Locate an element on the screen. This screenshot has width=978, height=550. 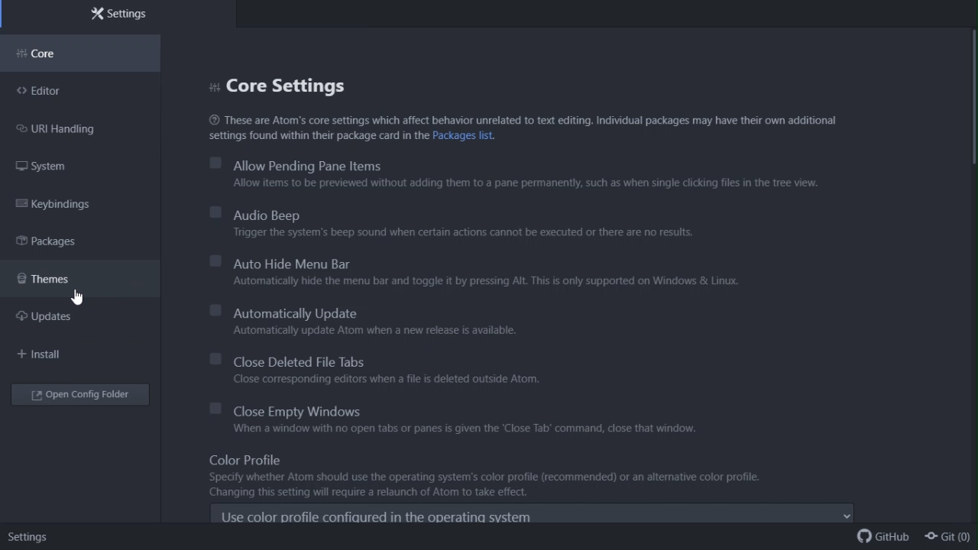
auto hide menu bar is located at coordinates (472, 271).